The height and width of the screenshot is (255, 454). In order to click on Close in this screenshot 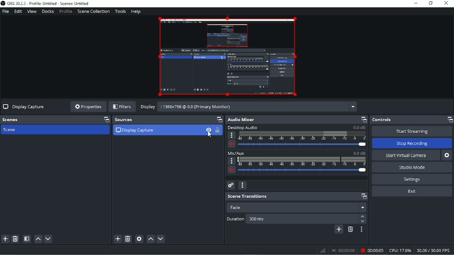, I will do `click(454, 3)`.